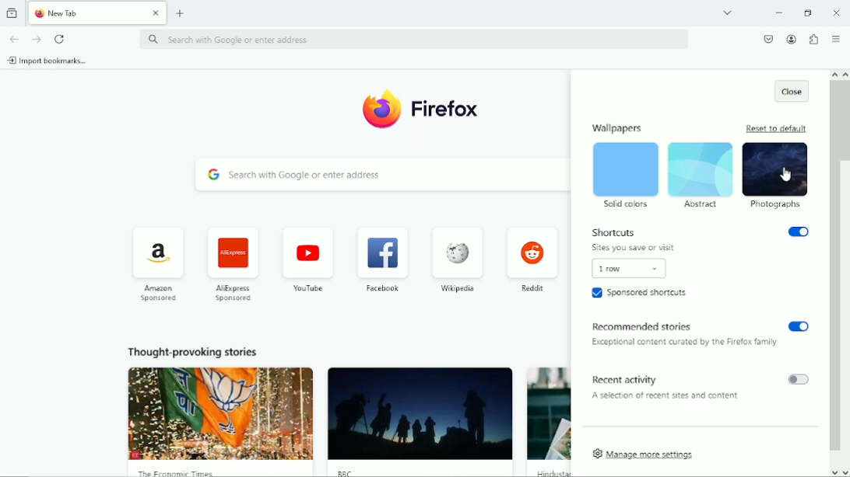  Describe the element at coordinates (767, 39) in the screenshot. I see `Save to pocket` at that location.